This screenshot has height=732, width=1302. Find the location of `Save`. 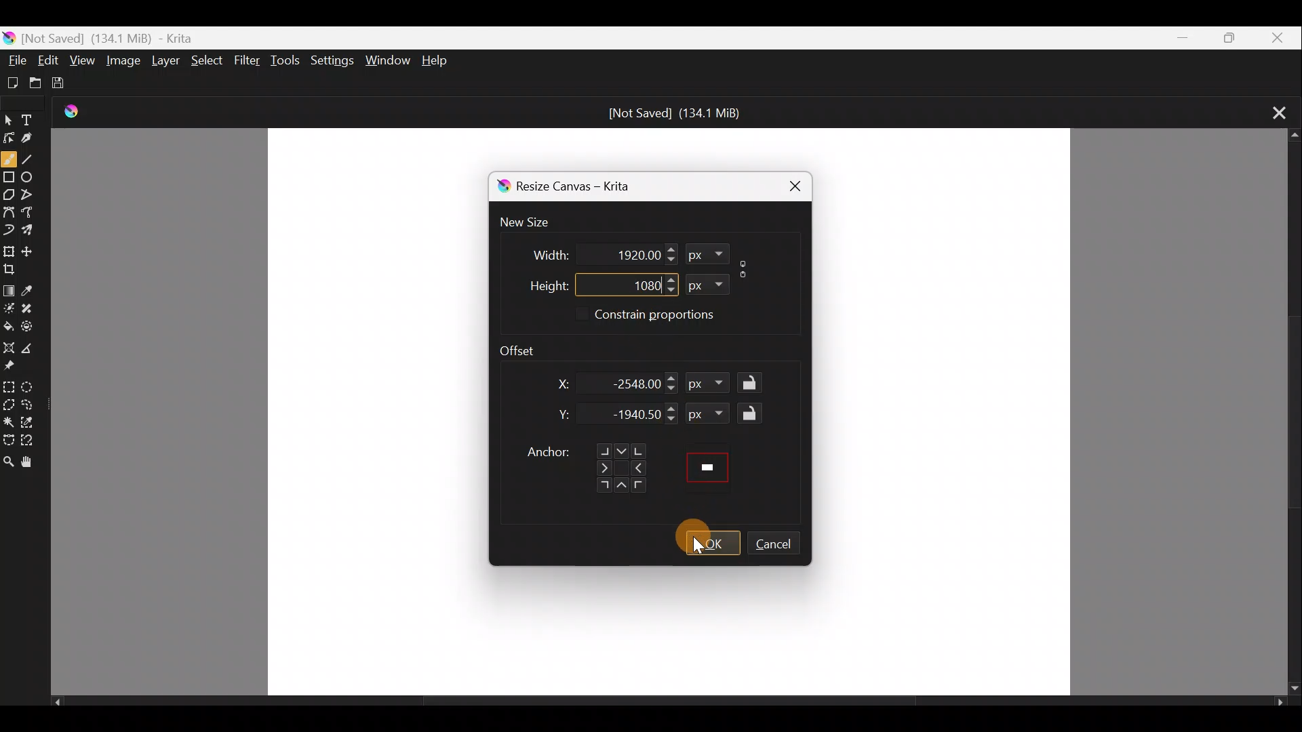

Save is located at coordinates (71, 86).